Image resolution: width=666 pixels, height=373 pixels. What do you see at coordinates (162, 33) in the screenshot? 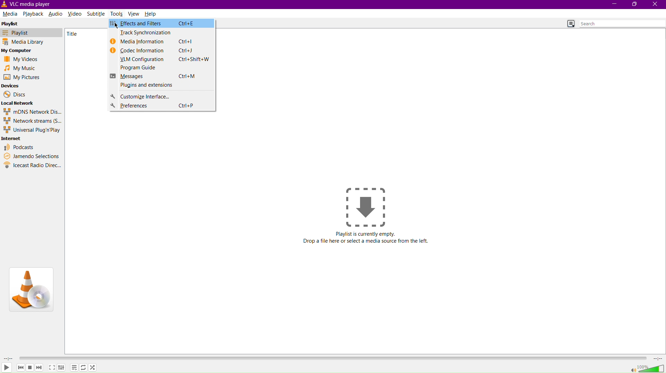
I see `Track Synchronization` at bounding box center [162, 33].